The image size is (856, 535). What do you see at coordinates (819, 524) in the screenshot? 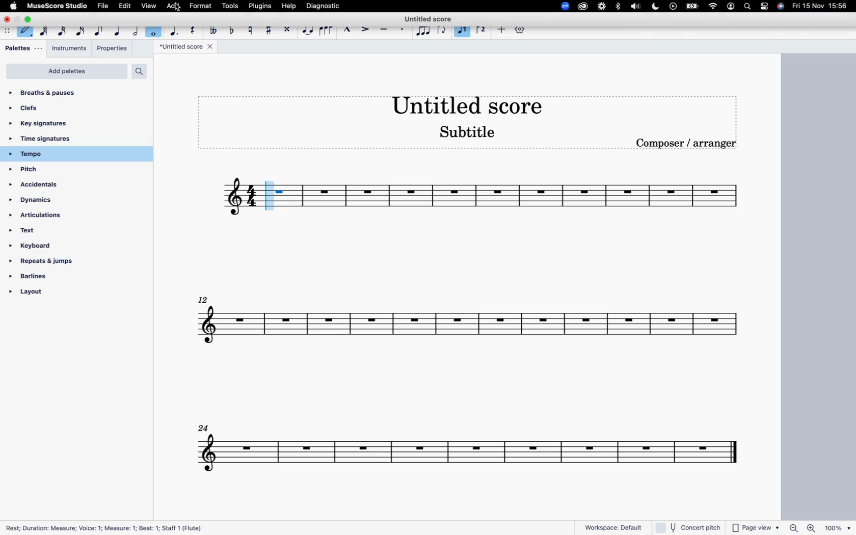
I see `zoom` at bounding box center [819, 524].